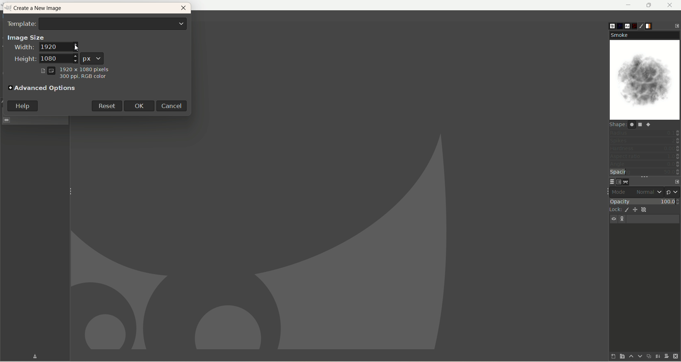 The image size is (681, 362). What do you see at coordinates (629, 5) in the screenshot?
I see `minimize` at bounding box center [629, 5].